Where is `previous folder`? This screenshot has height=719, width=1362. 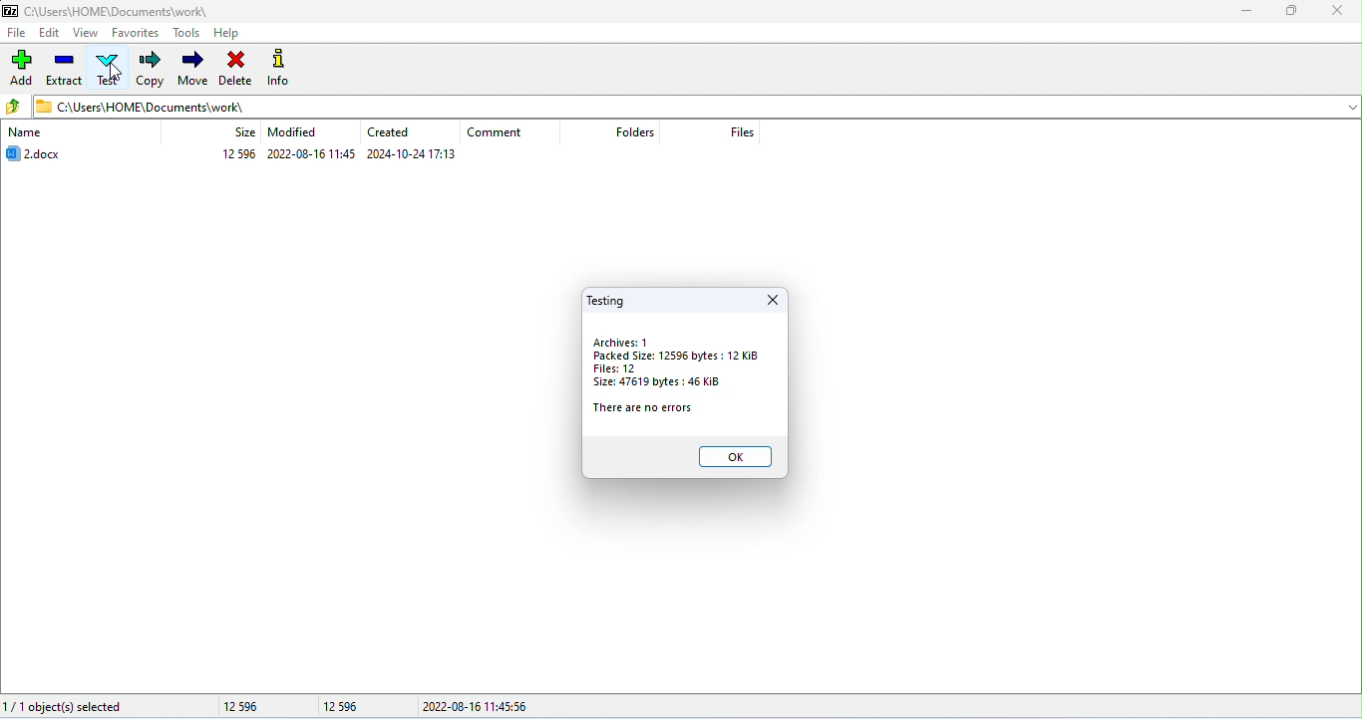
previous folder is located at coordinates (15, 107).